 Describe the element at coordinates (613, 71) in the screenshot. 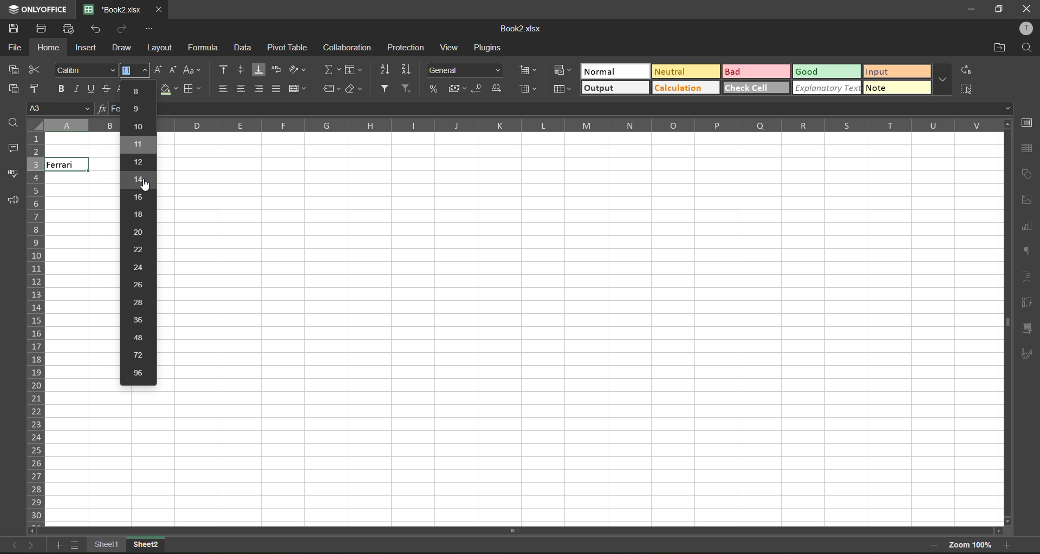

I see `normal` at that location.